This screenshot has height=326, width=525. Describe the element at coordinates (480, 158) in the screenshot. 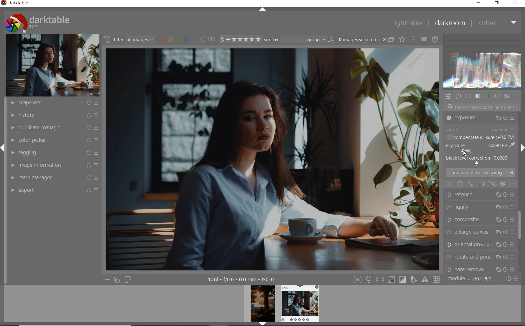

I see `RETOUCH` at that location.